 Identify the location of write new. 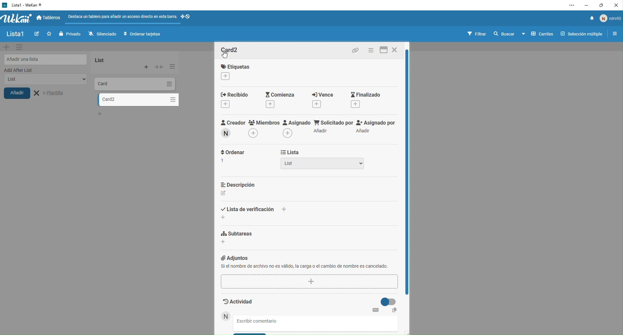
(36, 34).